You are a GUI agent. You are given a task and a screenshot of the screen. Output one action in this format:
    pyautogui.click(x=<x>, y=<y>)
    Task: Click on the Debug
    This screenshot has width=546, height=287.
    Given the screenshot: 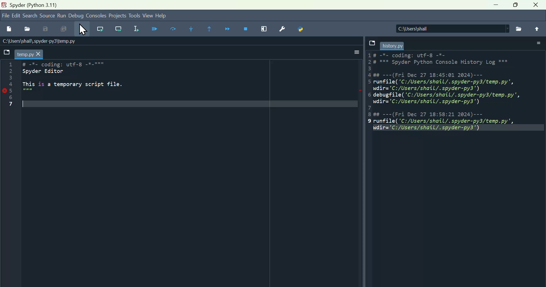 What is the action you would take?
    pyautogui.click(x=156, y=28)
    